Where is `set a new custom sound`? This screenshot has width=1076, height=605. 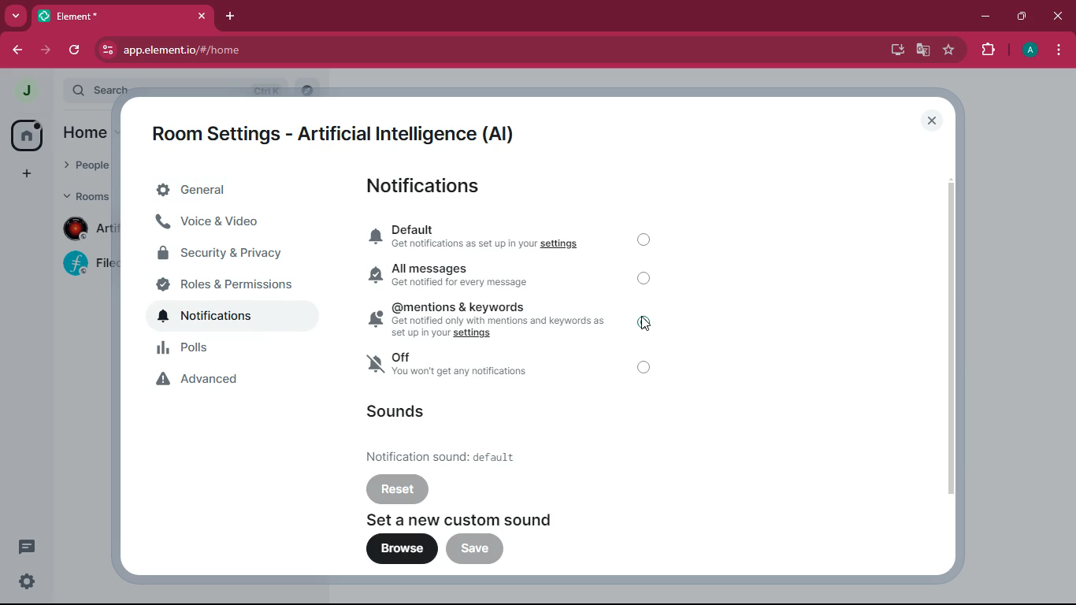
set a new custom sound is located at coordinates (477, 519).